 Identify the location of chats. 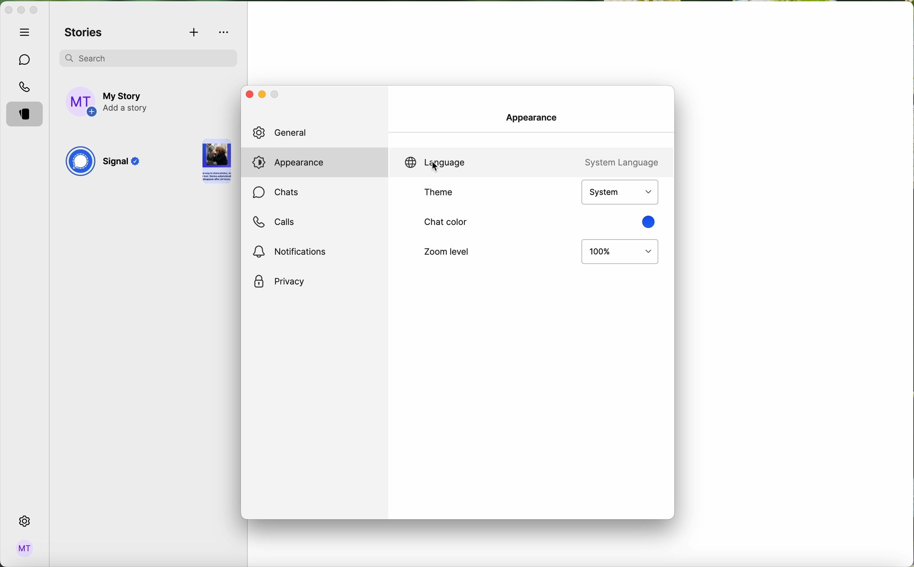
(25, 60).